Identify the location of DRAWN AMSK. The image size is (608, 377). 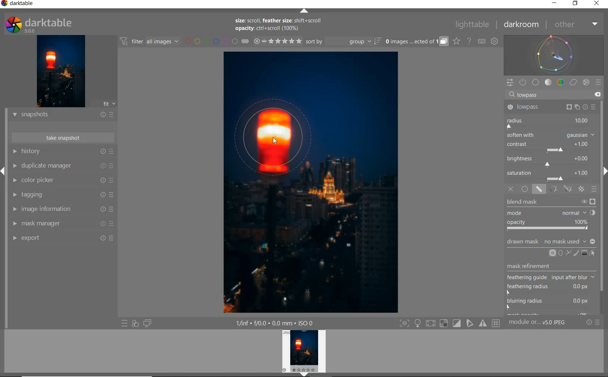
(550, 240).